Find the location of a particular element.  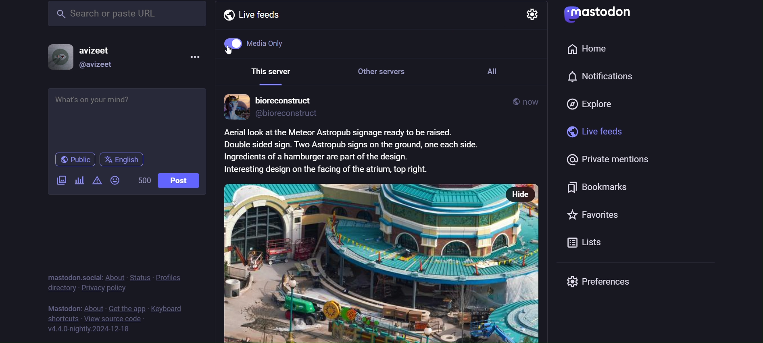

privacy policy is located at coordinates (103, 289).